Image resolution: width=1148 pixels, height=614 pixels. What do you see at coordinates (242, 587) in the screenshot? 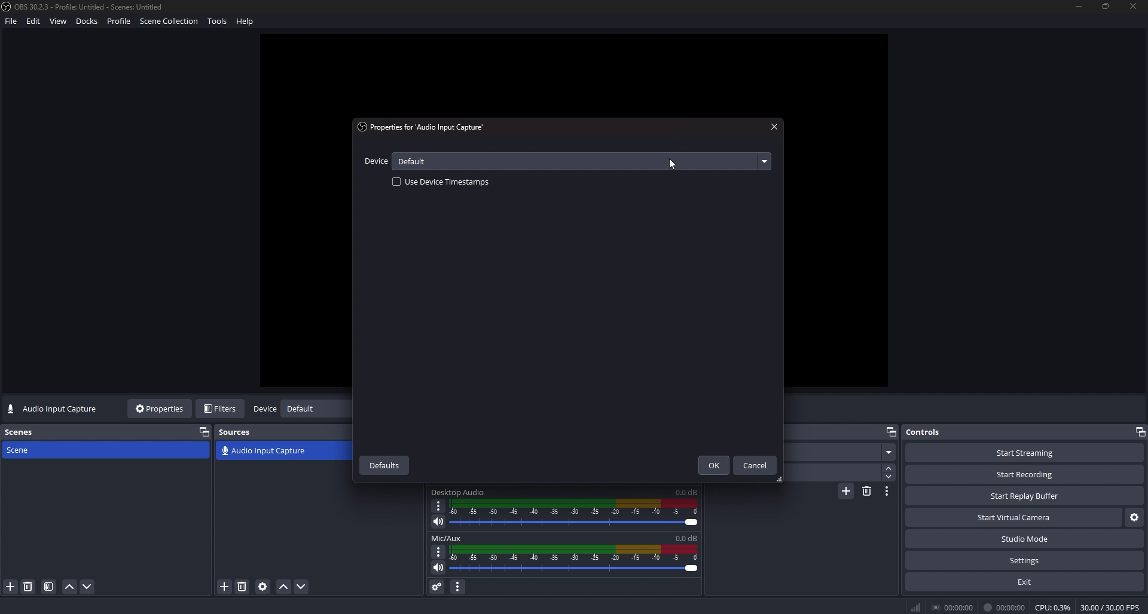
I see `remove source` at bounding box center [242, 587].